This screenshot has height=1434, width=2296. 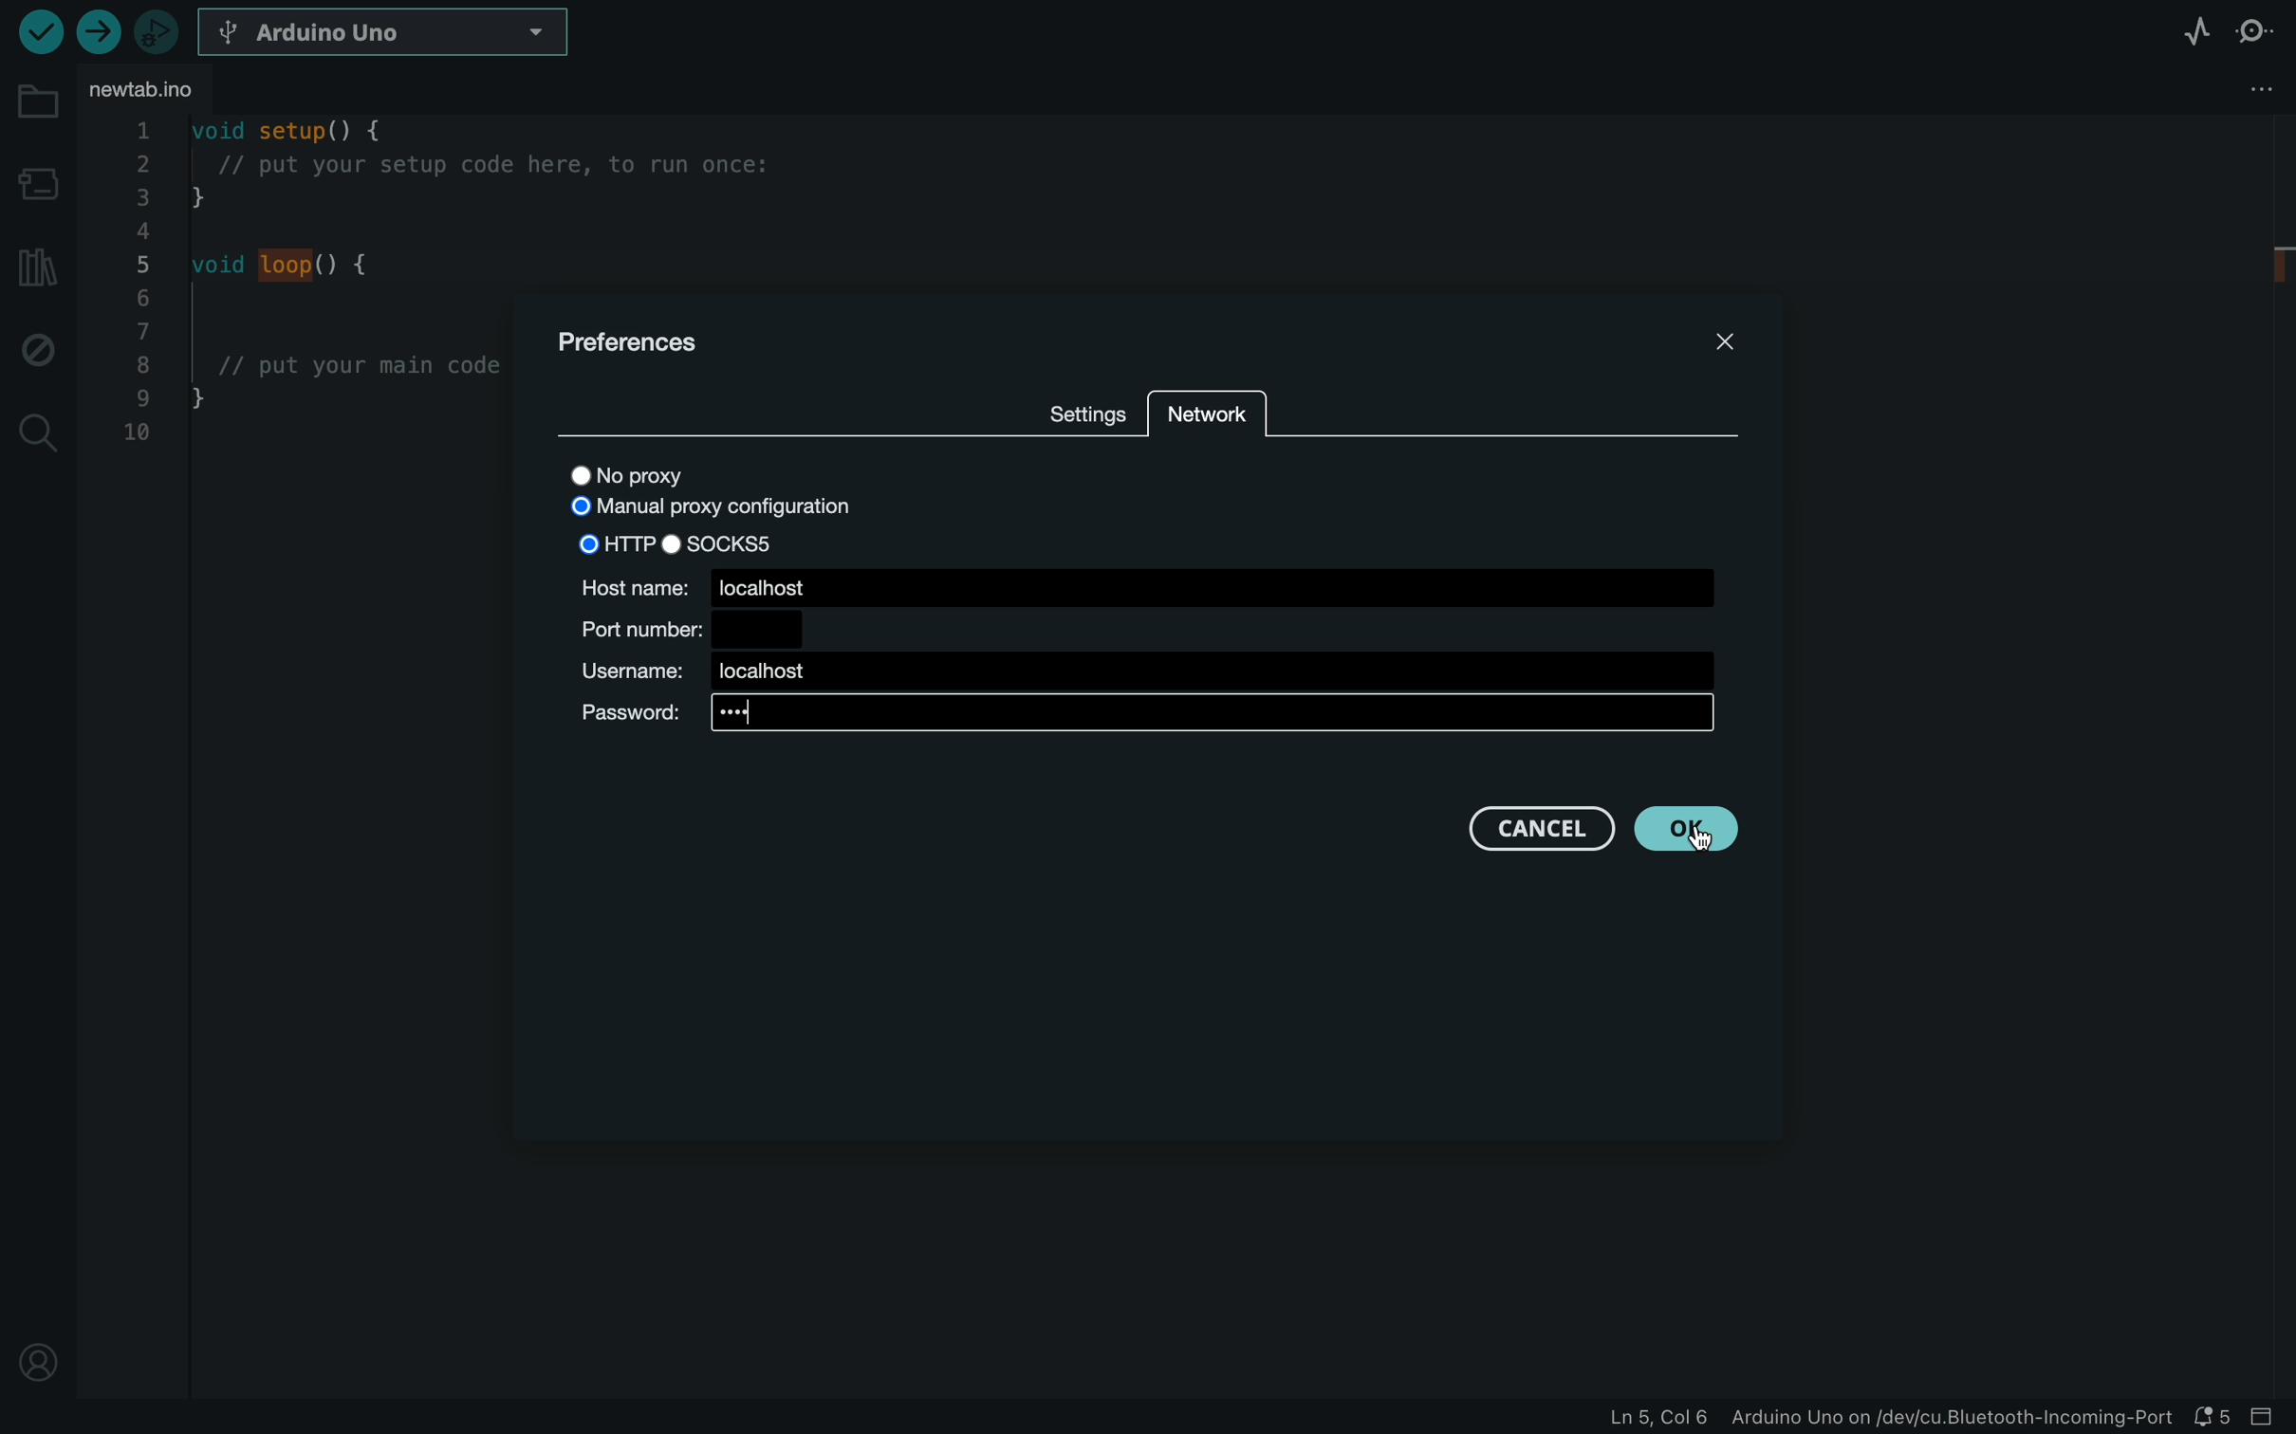 I want to click on debugger, so click(x=158, y=30).